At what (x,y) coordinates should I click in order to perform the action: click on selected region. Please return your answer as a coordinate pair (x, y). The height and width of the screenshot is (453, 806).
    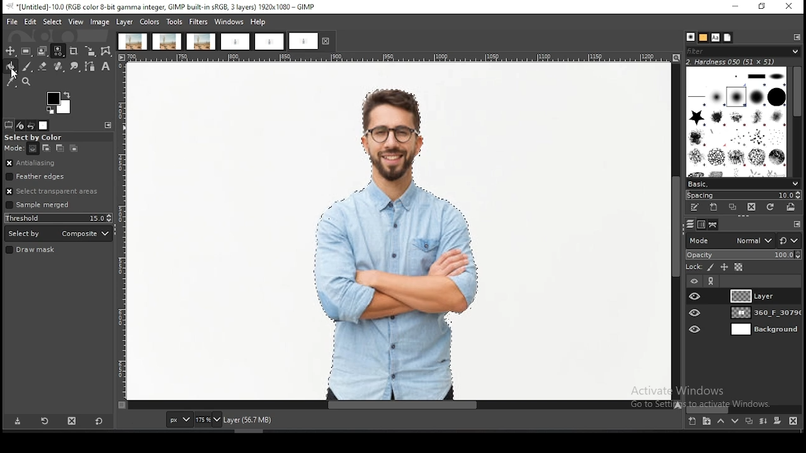
    Looking at the image, I should click on (398, 239).